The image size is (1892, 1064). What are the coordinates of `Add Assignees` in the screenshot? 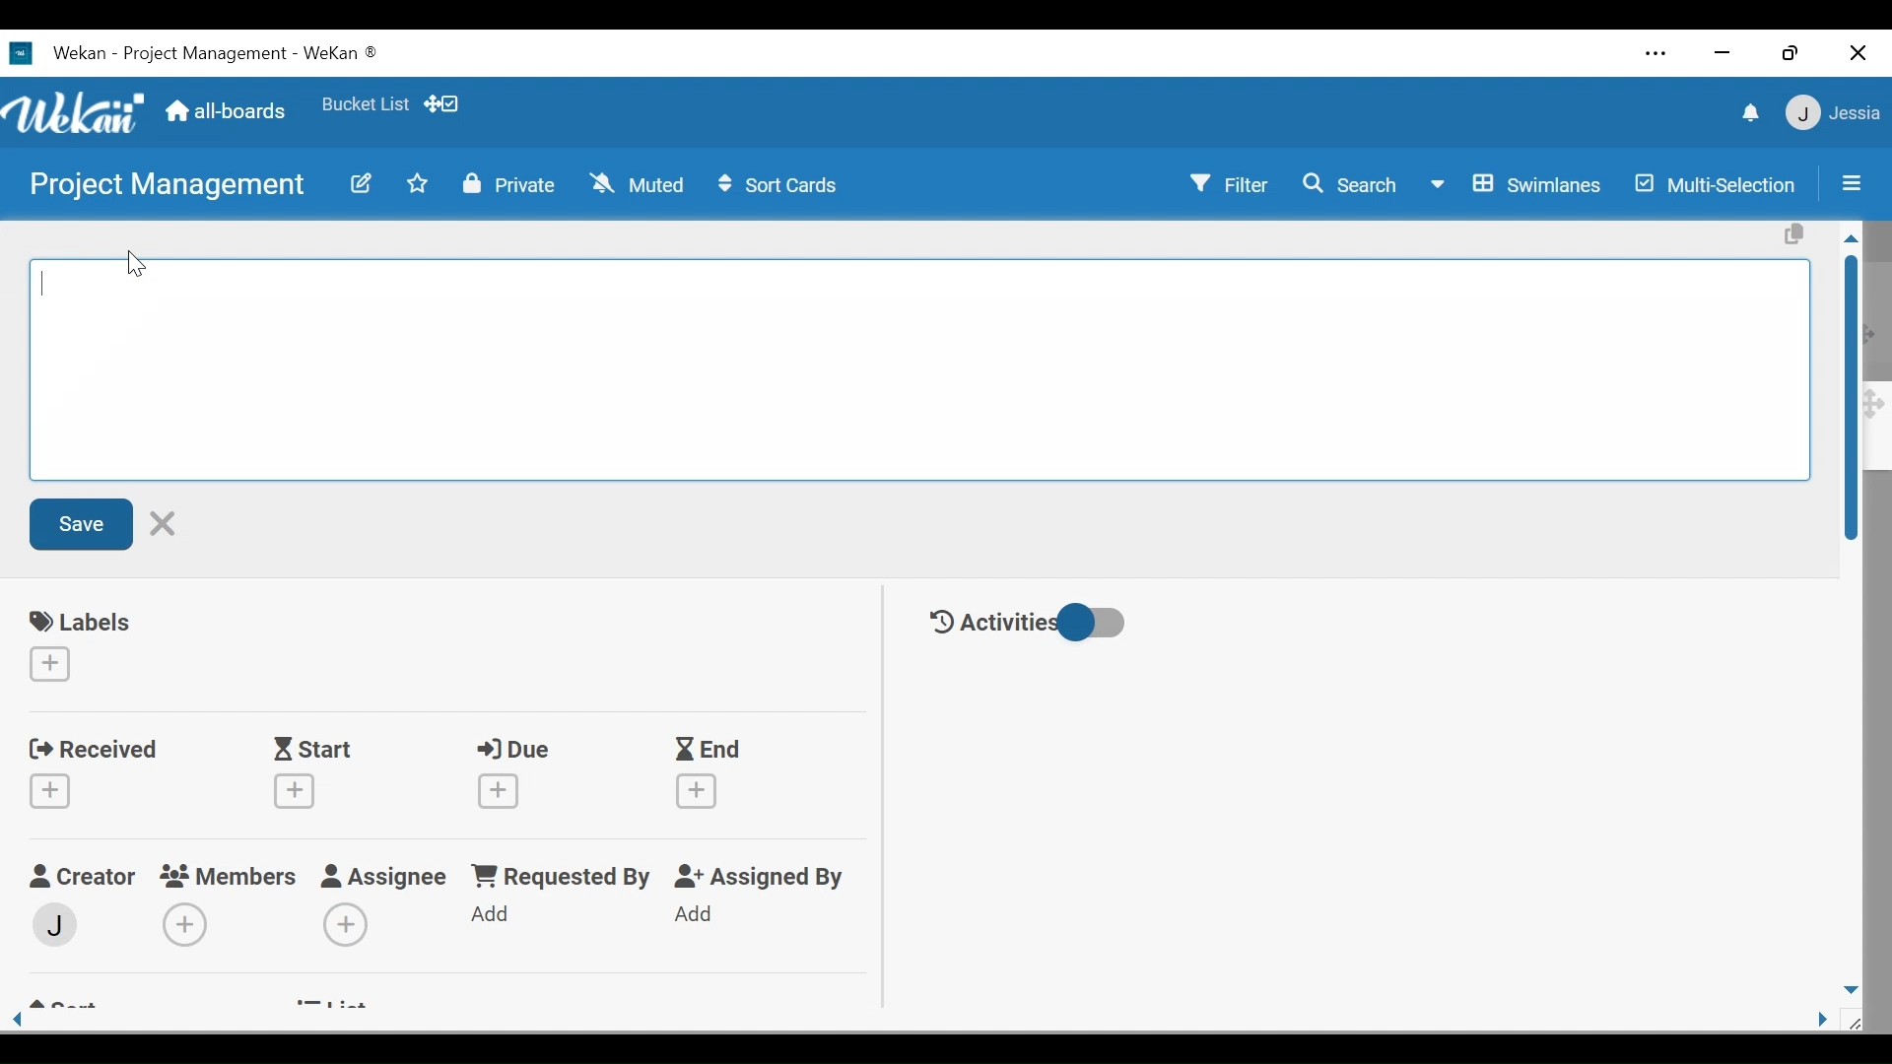 It's located at (348, 924).